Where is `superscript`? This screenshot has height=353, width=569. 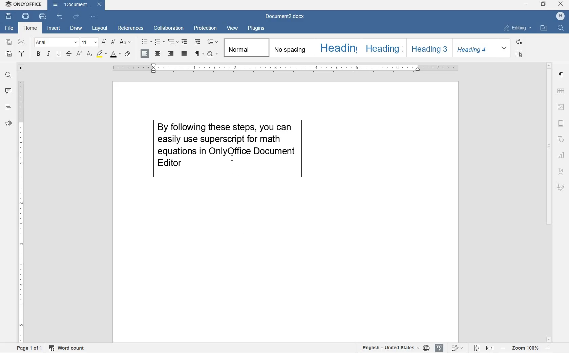
superscript is located at coordinates (79, 54).